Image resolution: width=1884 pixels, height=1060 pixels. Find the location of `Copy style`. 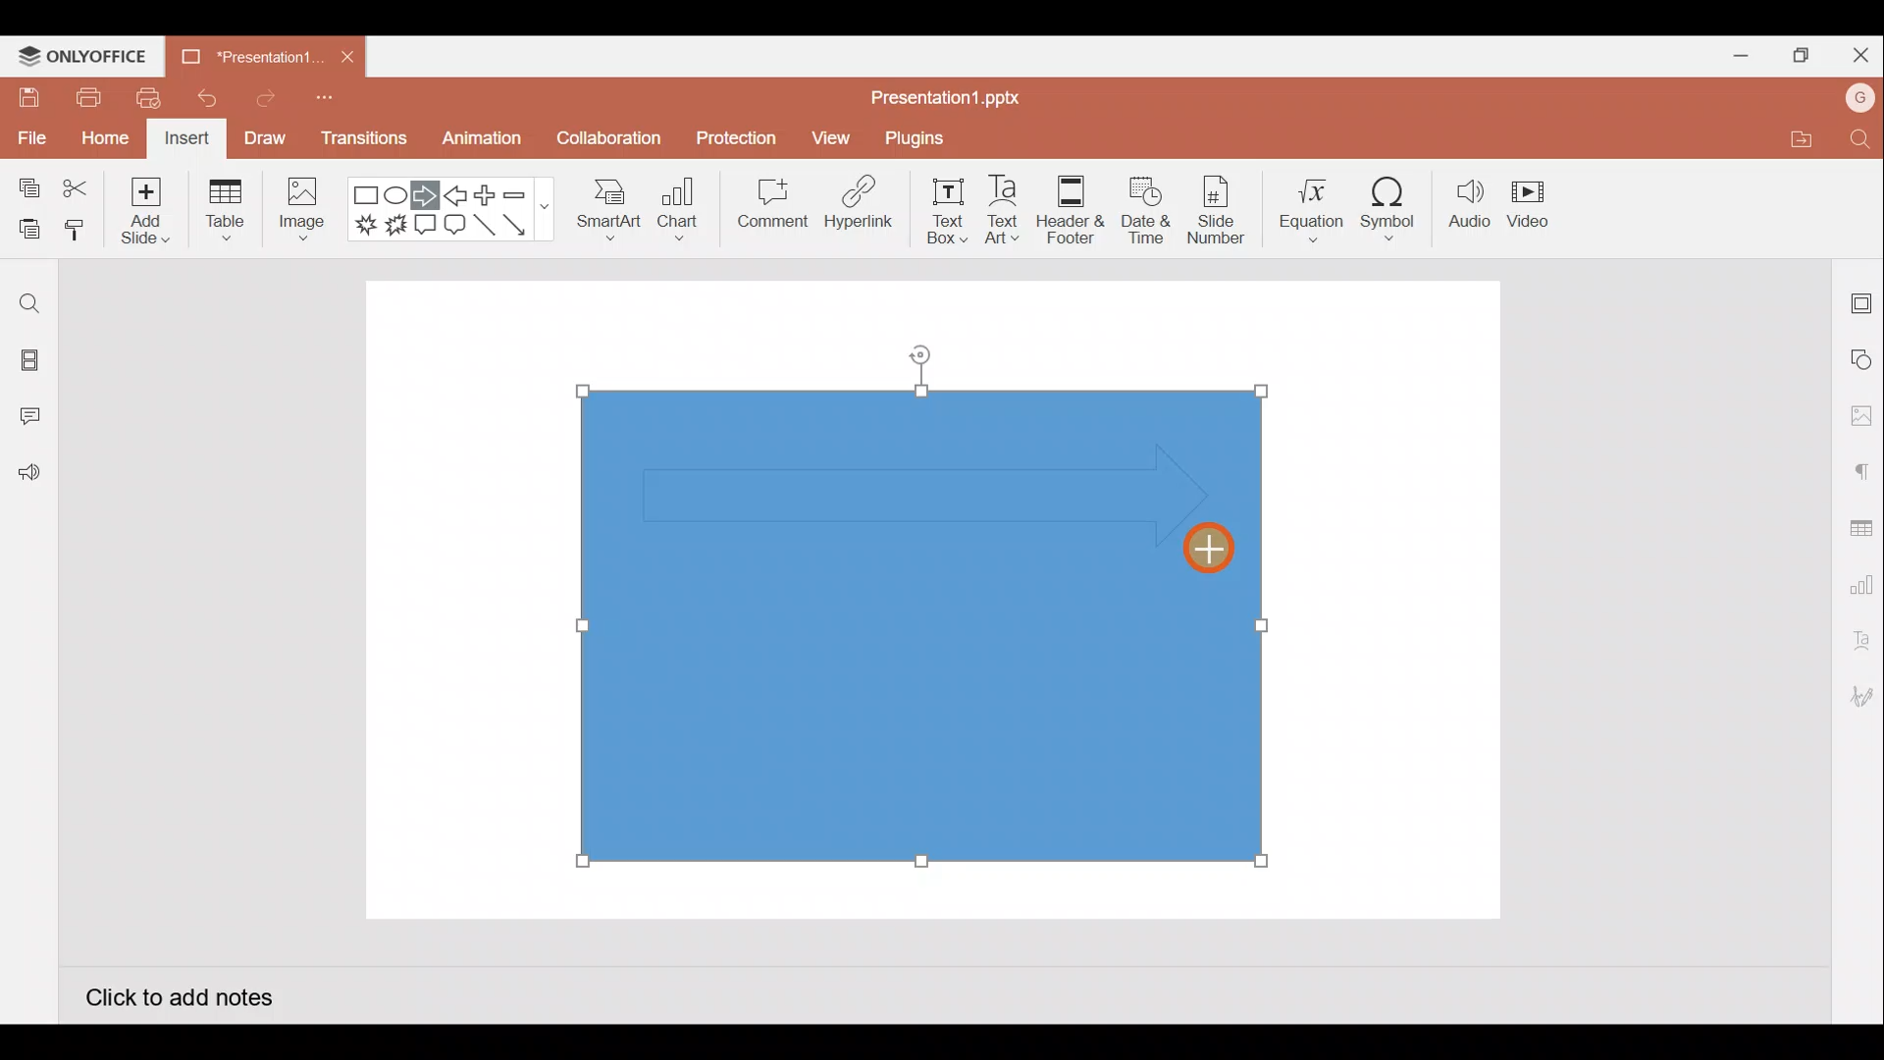

Copy style is located at coordinates (77, 233).